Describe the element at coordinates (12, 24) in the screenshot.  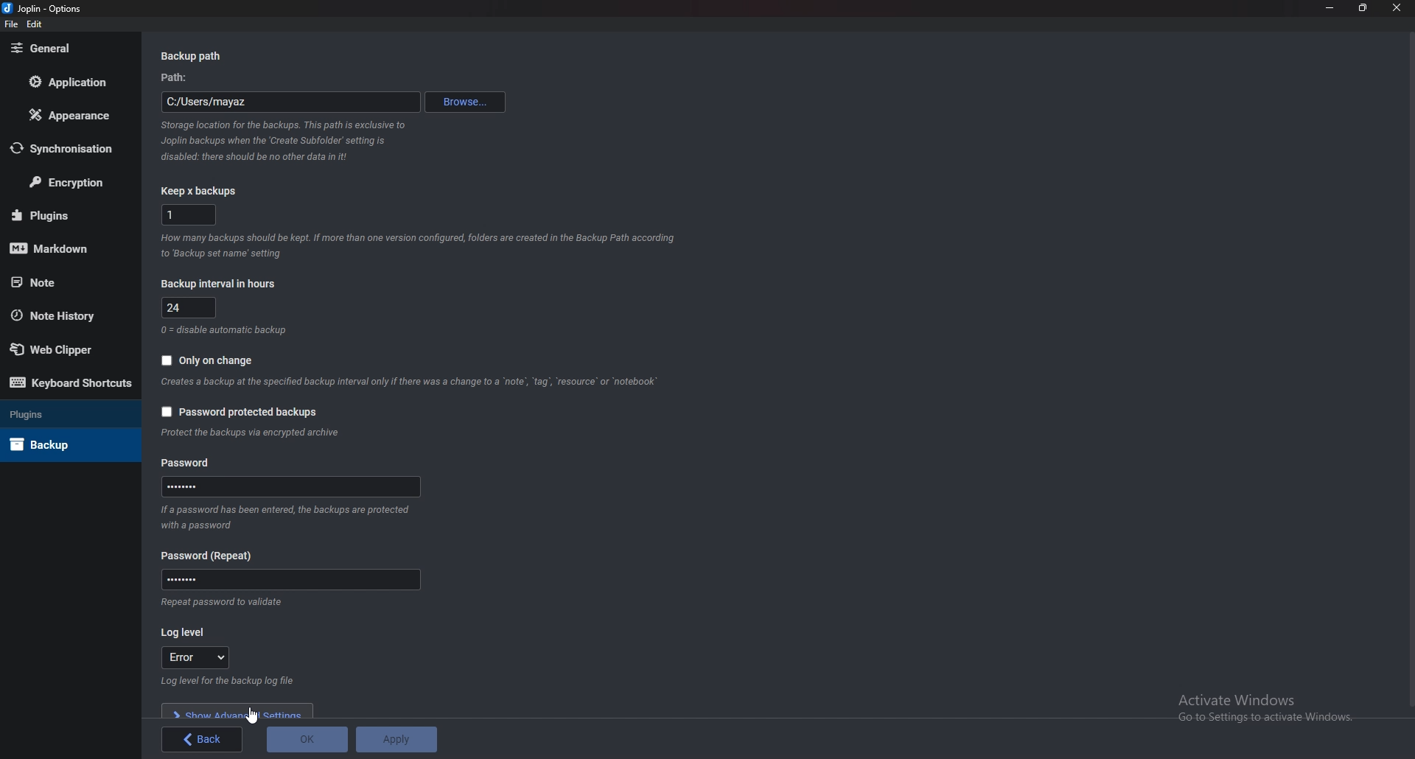
I see `file` at that location.